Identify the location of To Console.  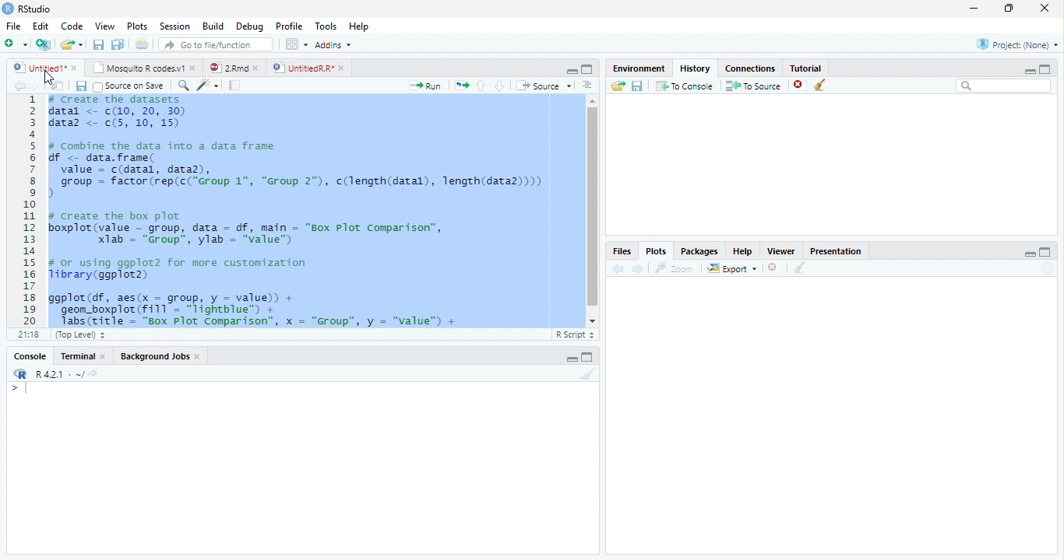
(685, 86).